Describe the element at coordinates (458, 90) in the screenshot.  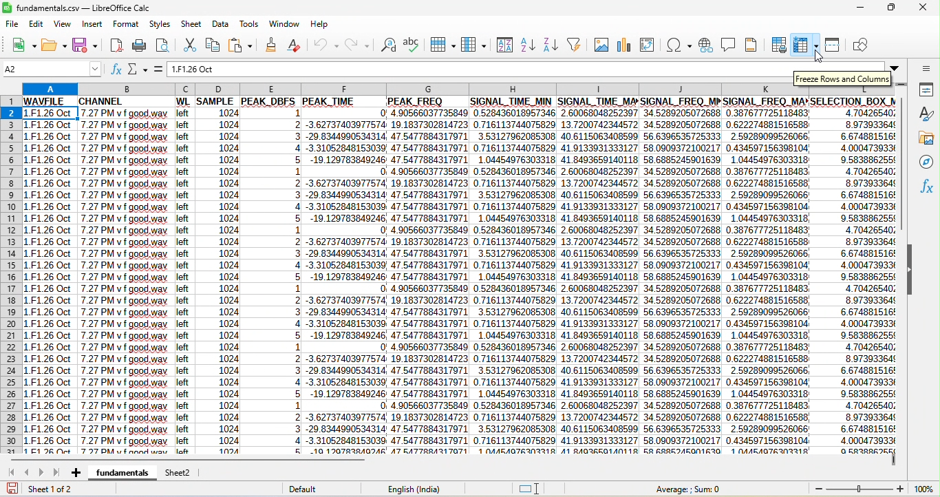
I see `column headings` at that location.